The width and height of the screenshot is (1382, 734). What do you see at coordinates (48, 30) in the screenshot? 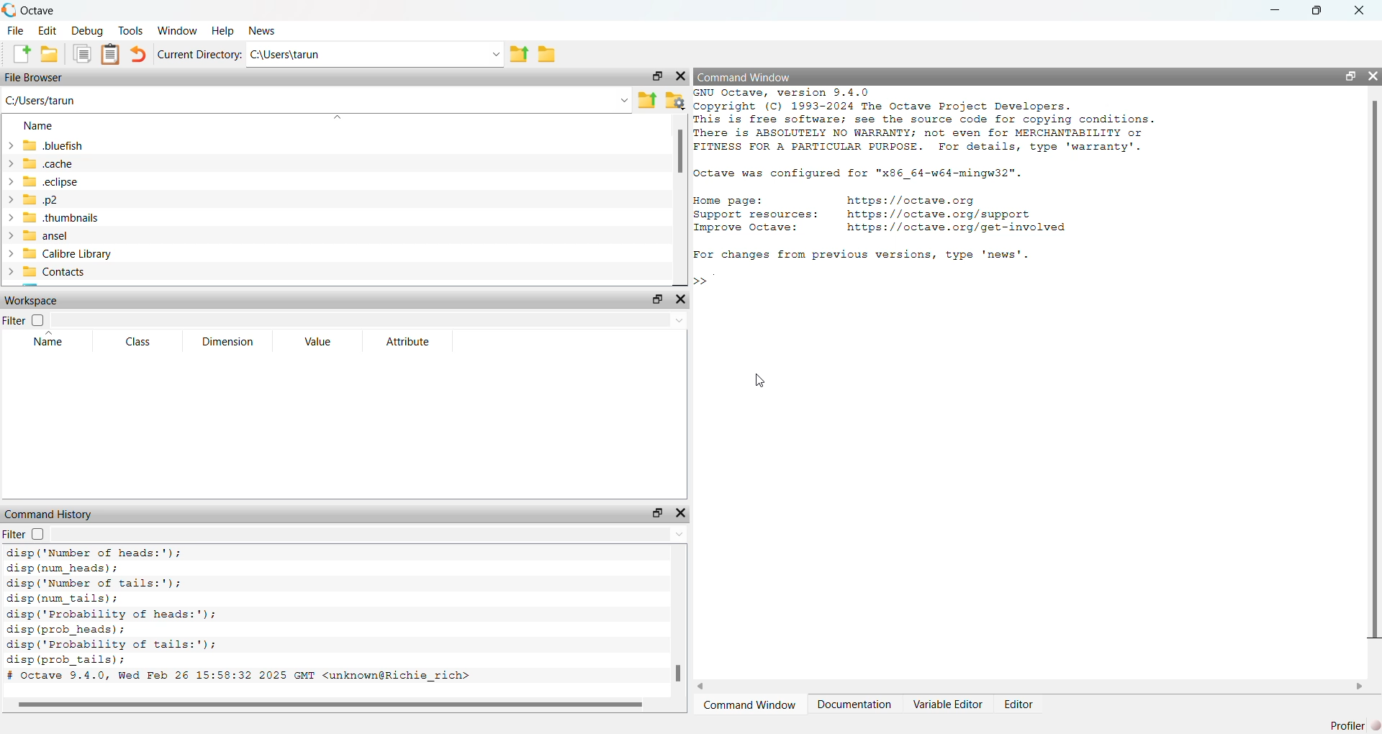
I see `Edit` at bounding box center [48, 30].